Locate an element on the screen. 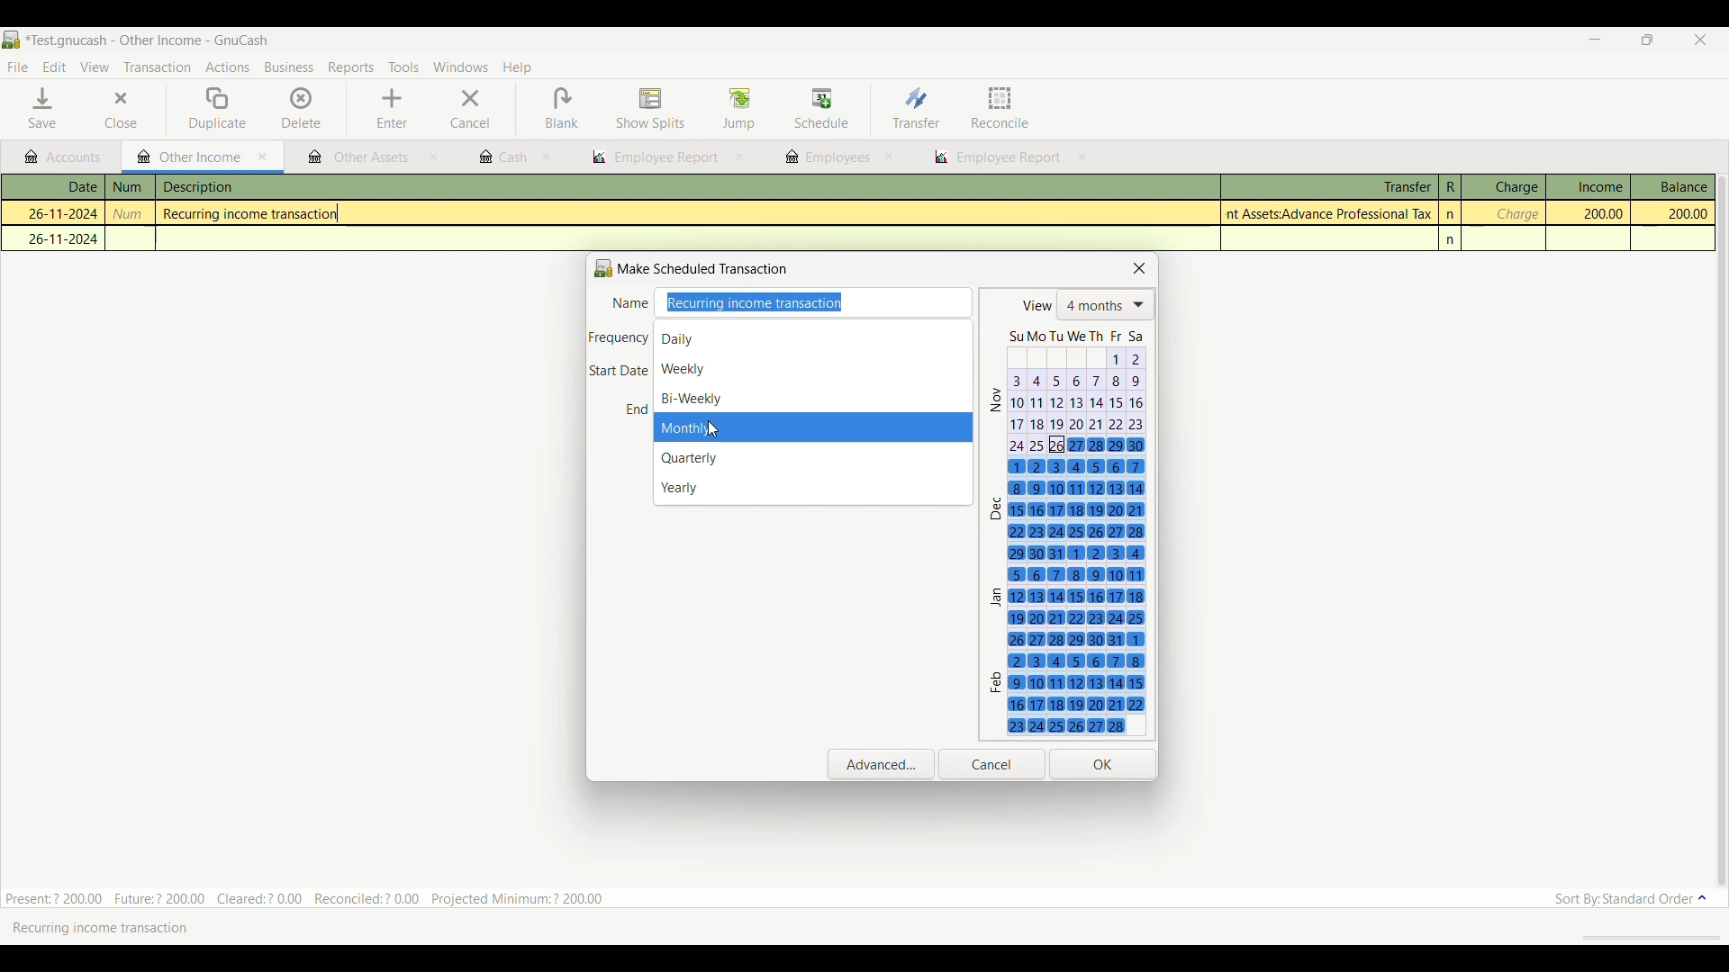  employee report is located at coordinates (654, 157).